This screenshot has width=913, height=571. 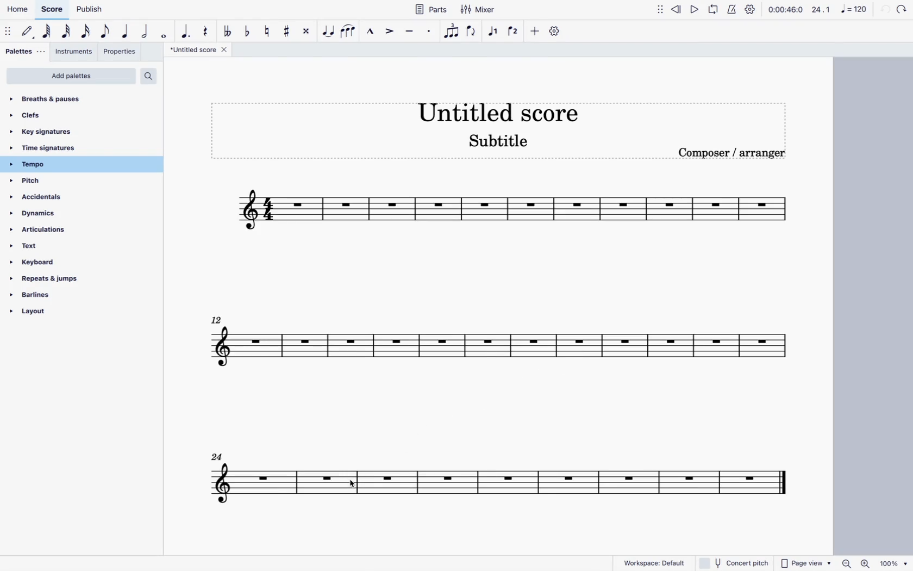 What do you see at coordinates (731, 11) in the screenshot?
I see `metronome` at bounding box center [731, 11].